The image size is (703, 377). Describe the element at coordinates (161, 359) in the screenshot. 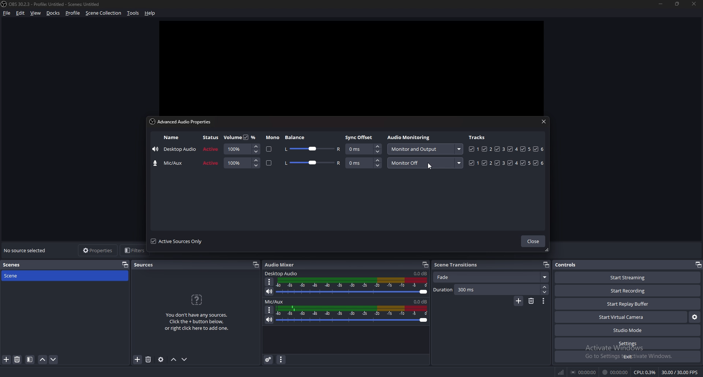

I see `source properties` at that location.